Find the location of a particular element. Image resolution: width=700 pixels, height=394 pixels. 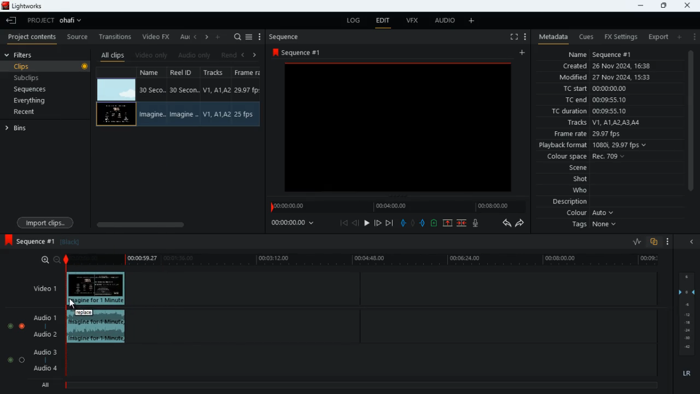

black is located at coordinates (71, 242).